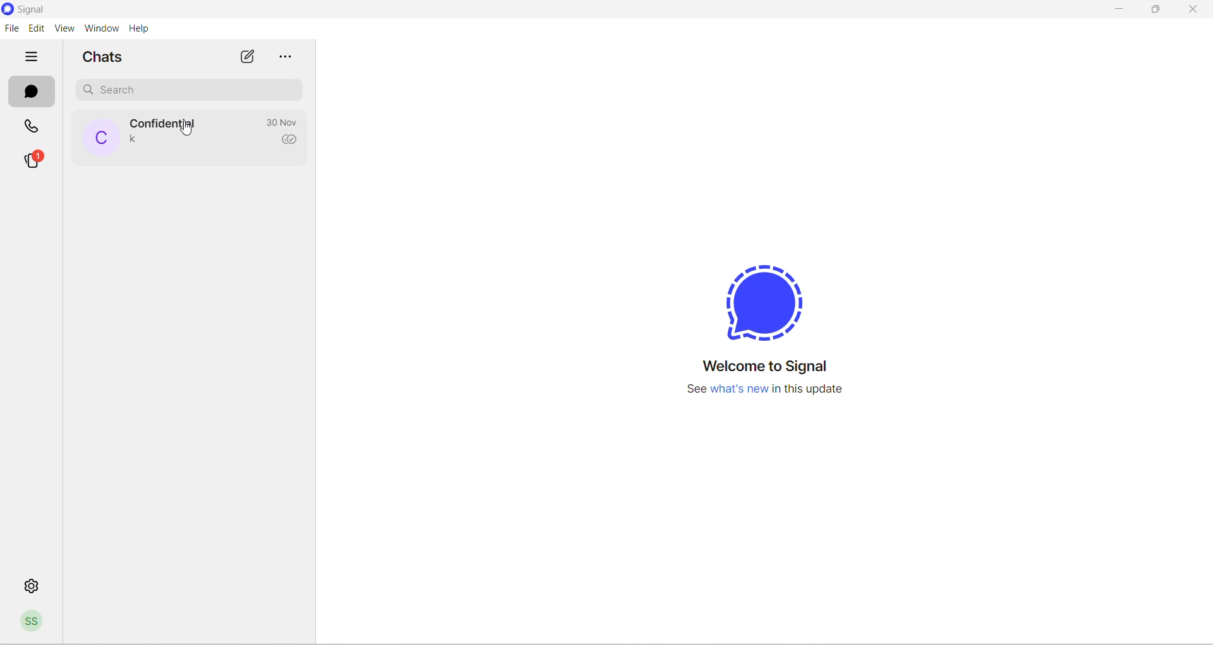  Describe the element at coordinates (289, 54) in the screenshot. I see `more options` at that location.